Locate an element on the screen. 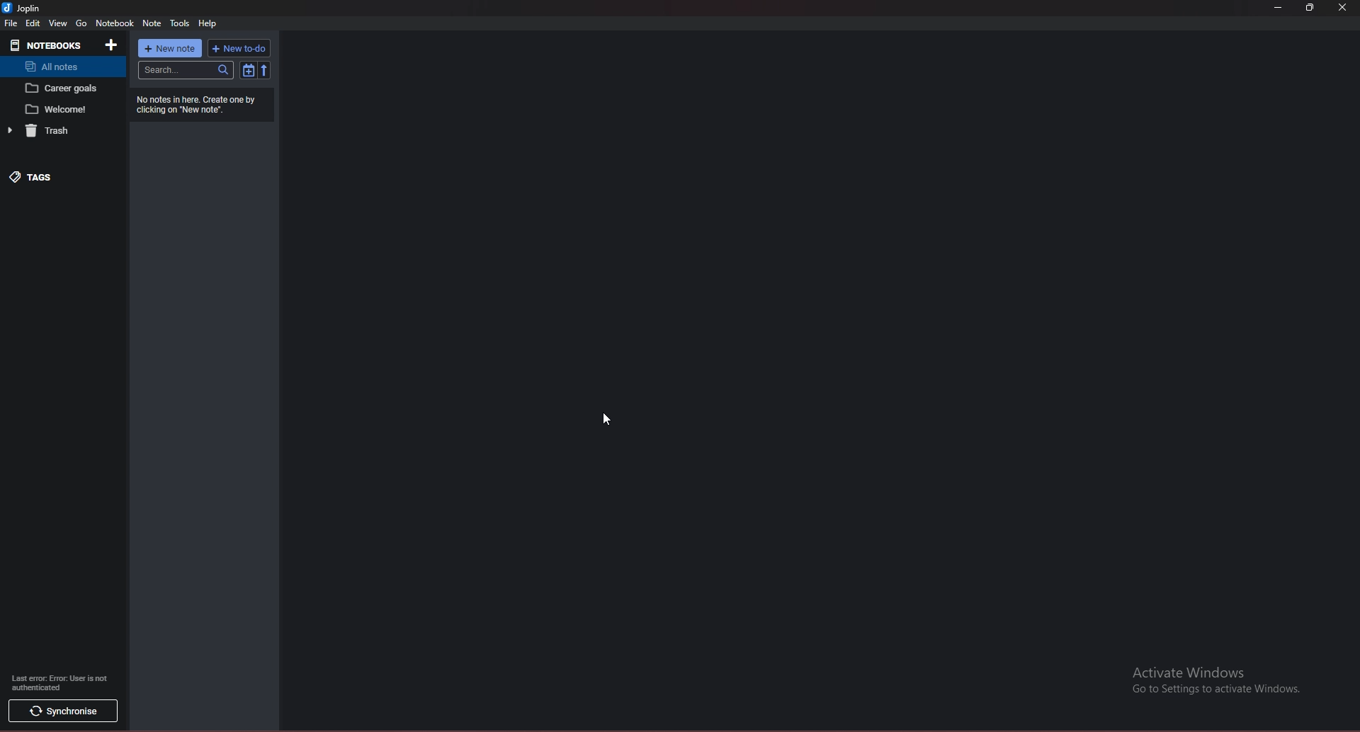 Image resolution: width=1360 pixels, height=732 pixels. add notebook is located at coordinates (113, 45).